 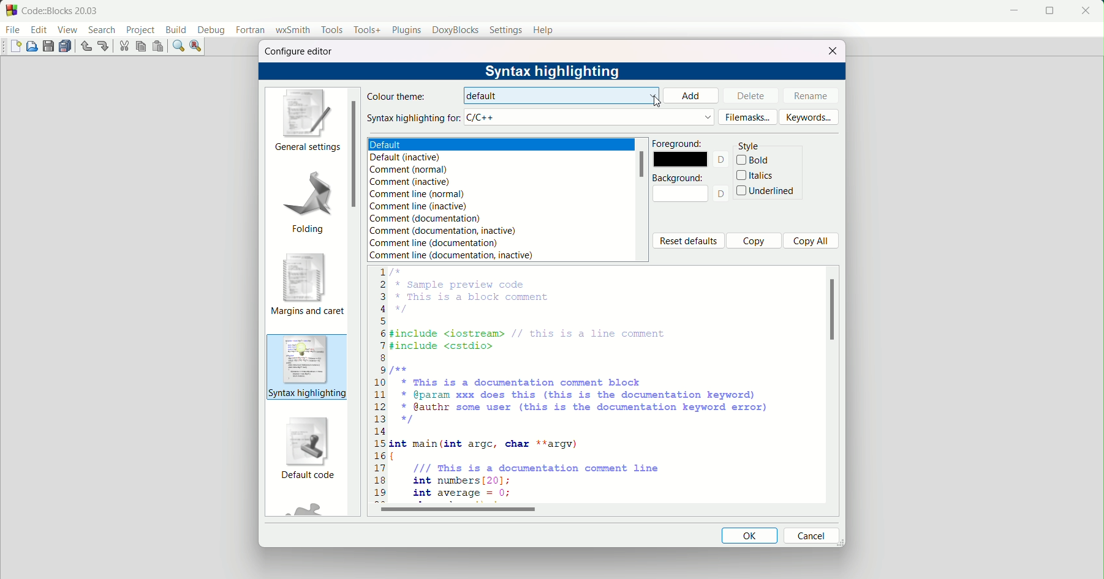 I want to click on edit, so click(x=39, y=30).